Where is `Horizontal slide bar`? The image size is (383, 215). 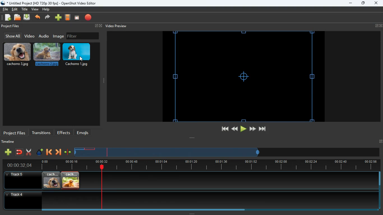 Horizontal slide bar is located at coordinates (206, 210).